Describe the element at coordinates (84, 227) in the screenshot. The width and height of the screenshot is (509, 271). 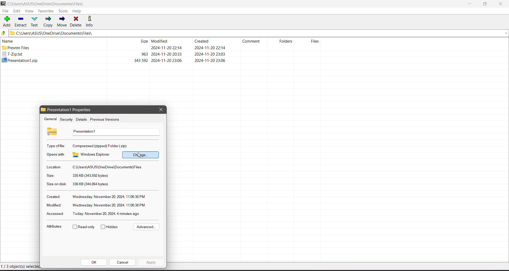
I see `Read-only - Click to enable/disable` at that location.